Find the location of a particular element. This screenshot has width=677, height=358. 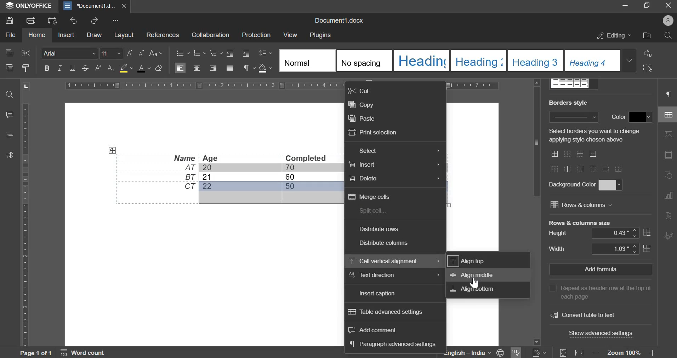

cell vertical alignment is located at coordinates (383, 260).